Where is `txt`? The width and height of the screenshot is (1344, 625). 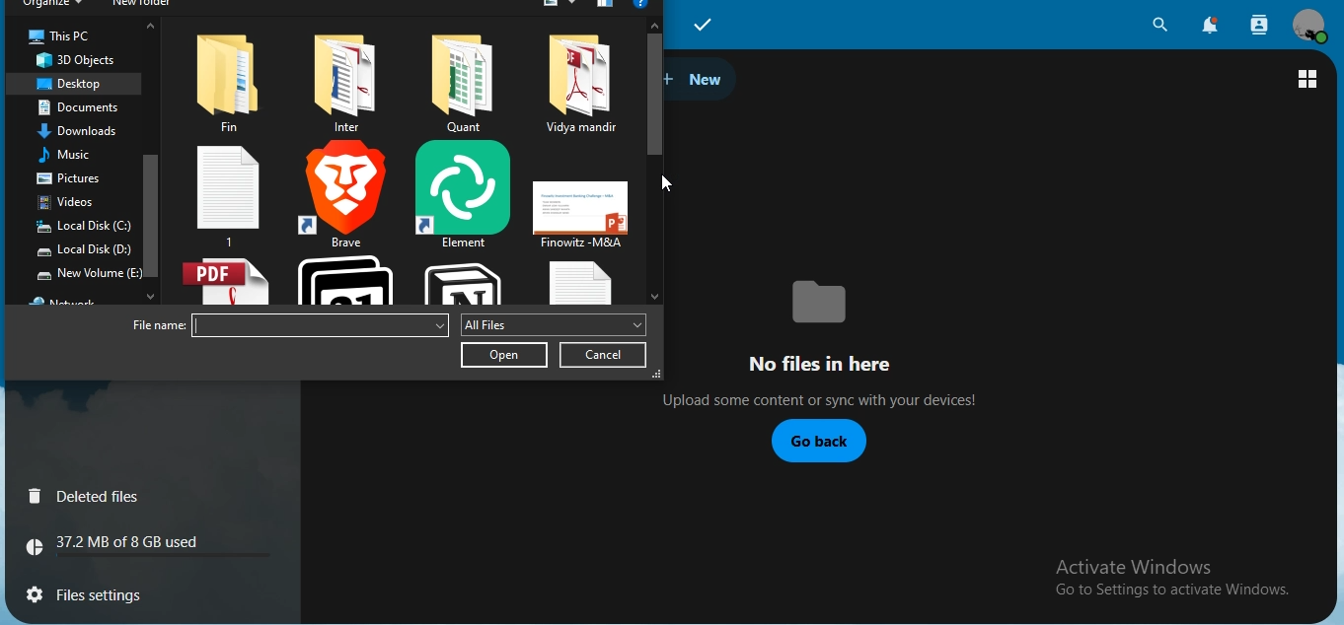
txt is located at coordinates (574, 283).